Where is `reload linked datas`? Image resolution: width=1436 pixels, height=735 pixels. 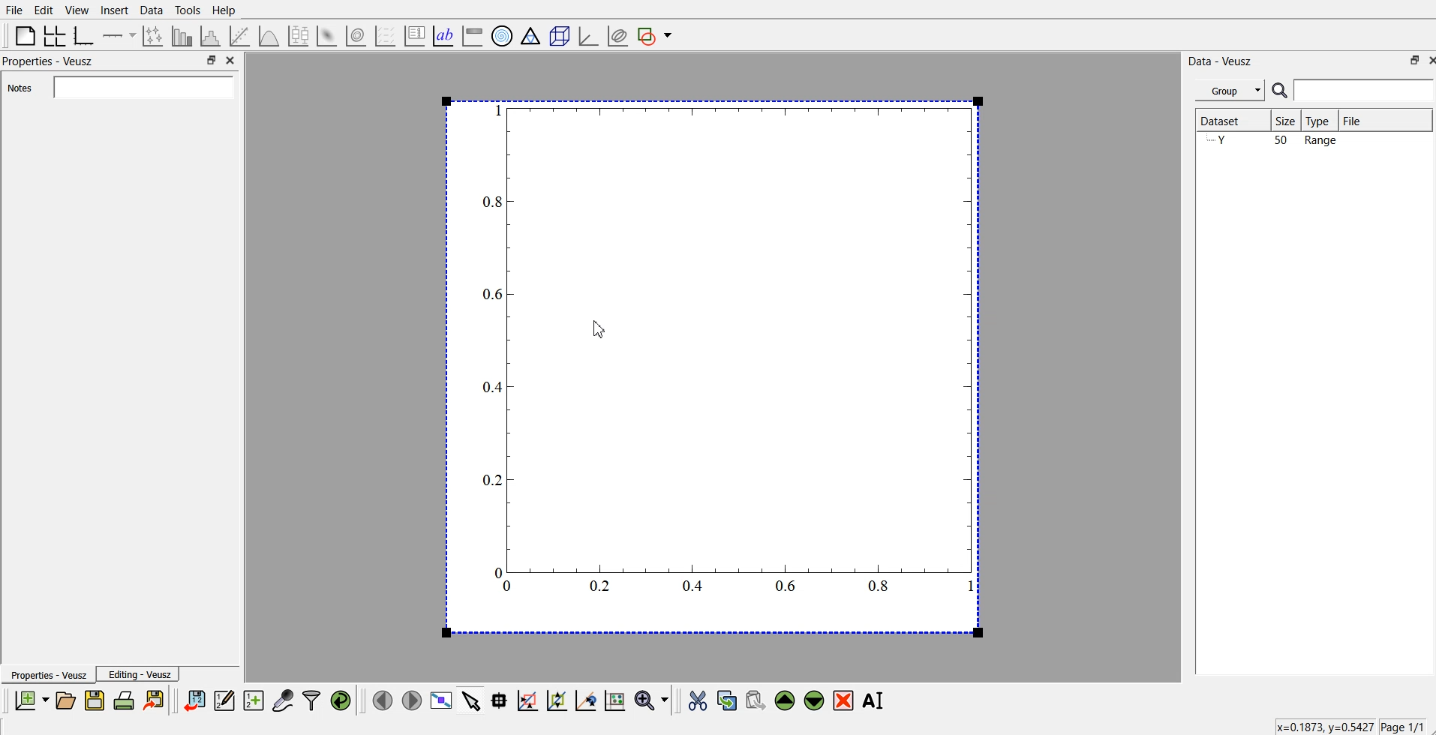
reload linked datas is located at coordinates (342, 701).